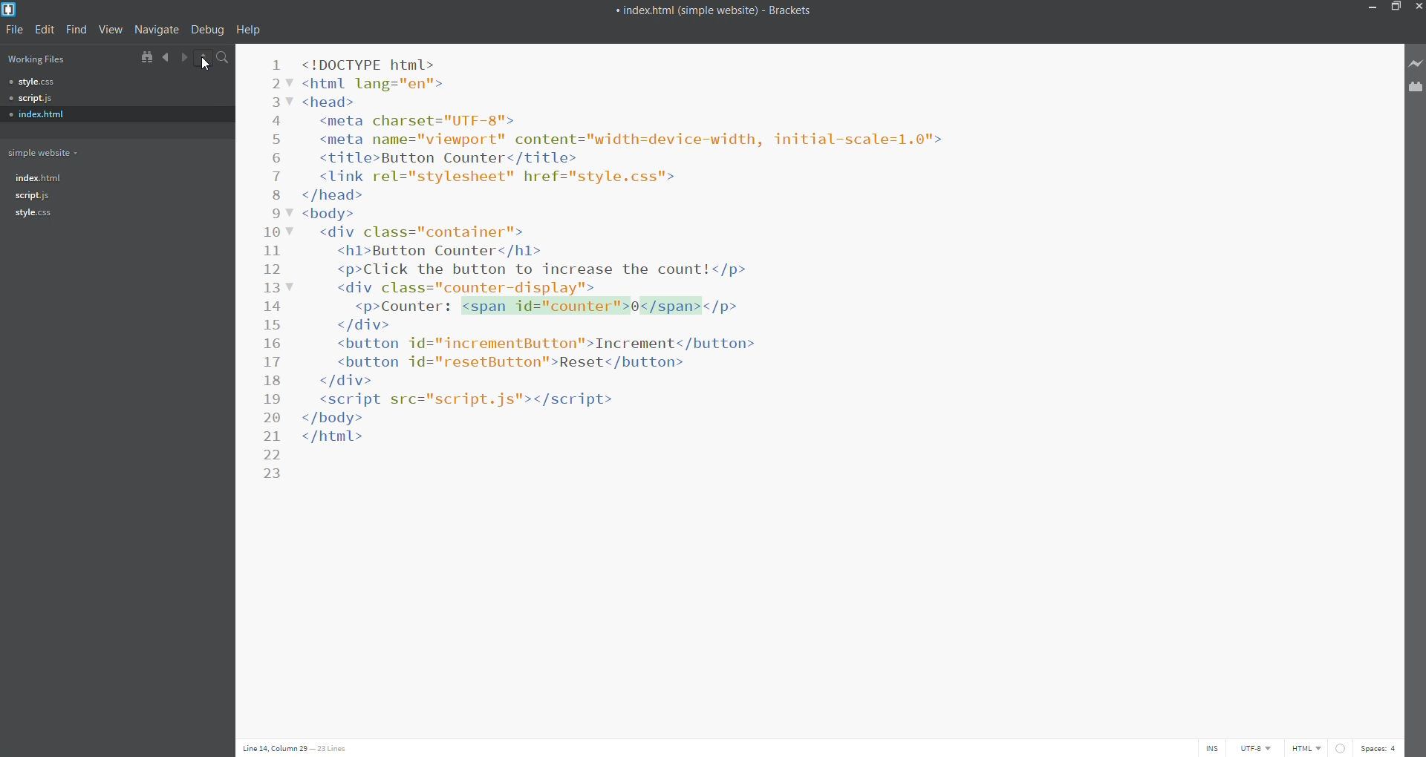 This screenshot has width=1426, height=757. Describe the element at coordinates (96, 96) in the screenshot. I see `script.js` at that location.